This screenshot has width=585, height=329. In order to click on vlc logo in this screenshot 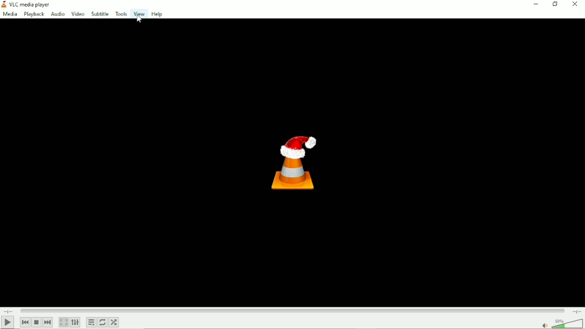, I will do `click(4, 4)`.